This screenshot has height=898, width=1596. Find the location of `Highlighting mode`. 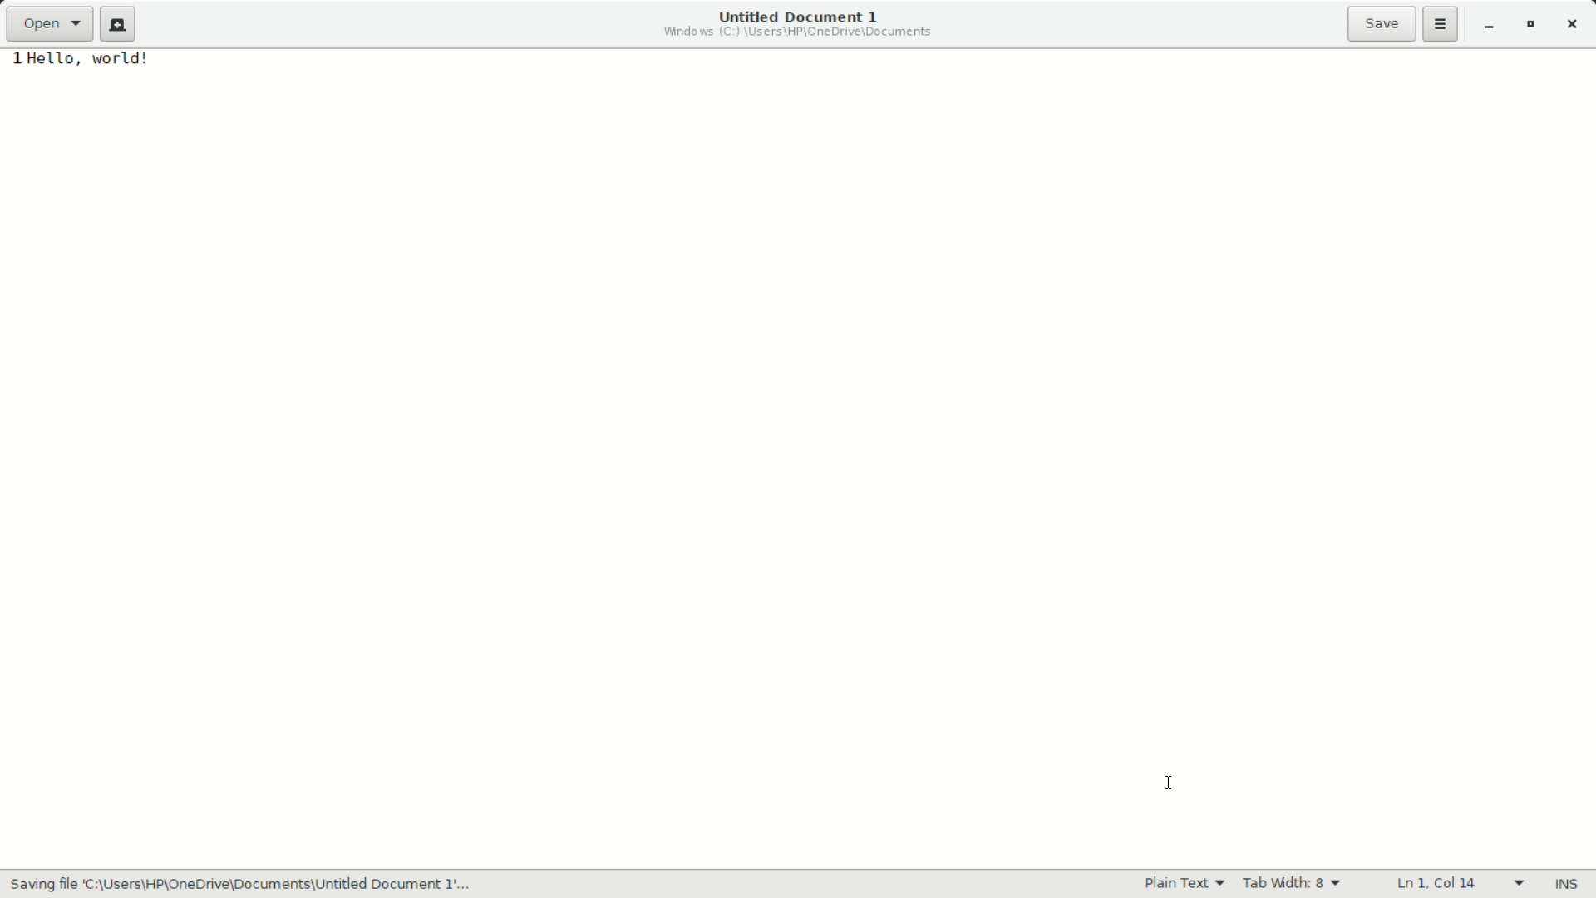

Highlighting mode is located at coordinates (1185, 884).